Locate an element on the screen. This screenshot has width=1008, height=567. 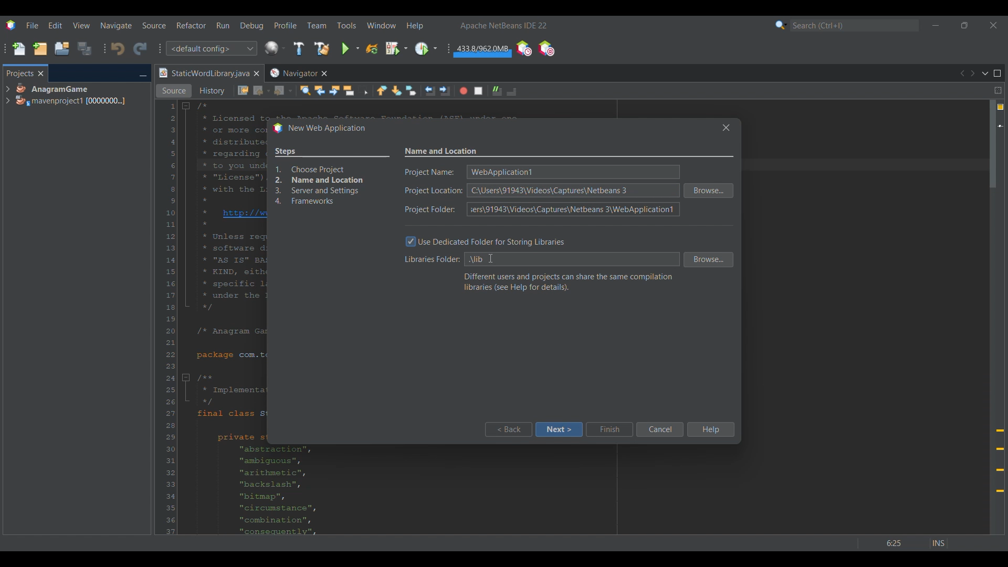
Indicates text box for each mentioned detail is located at coordinates (433, 191).